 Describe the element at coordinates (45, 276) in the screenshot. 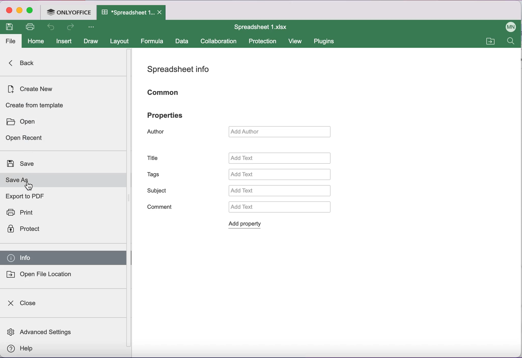

I see `open file location` at that location.